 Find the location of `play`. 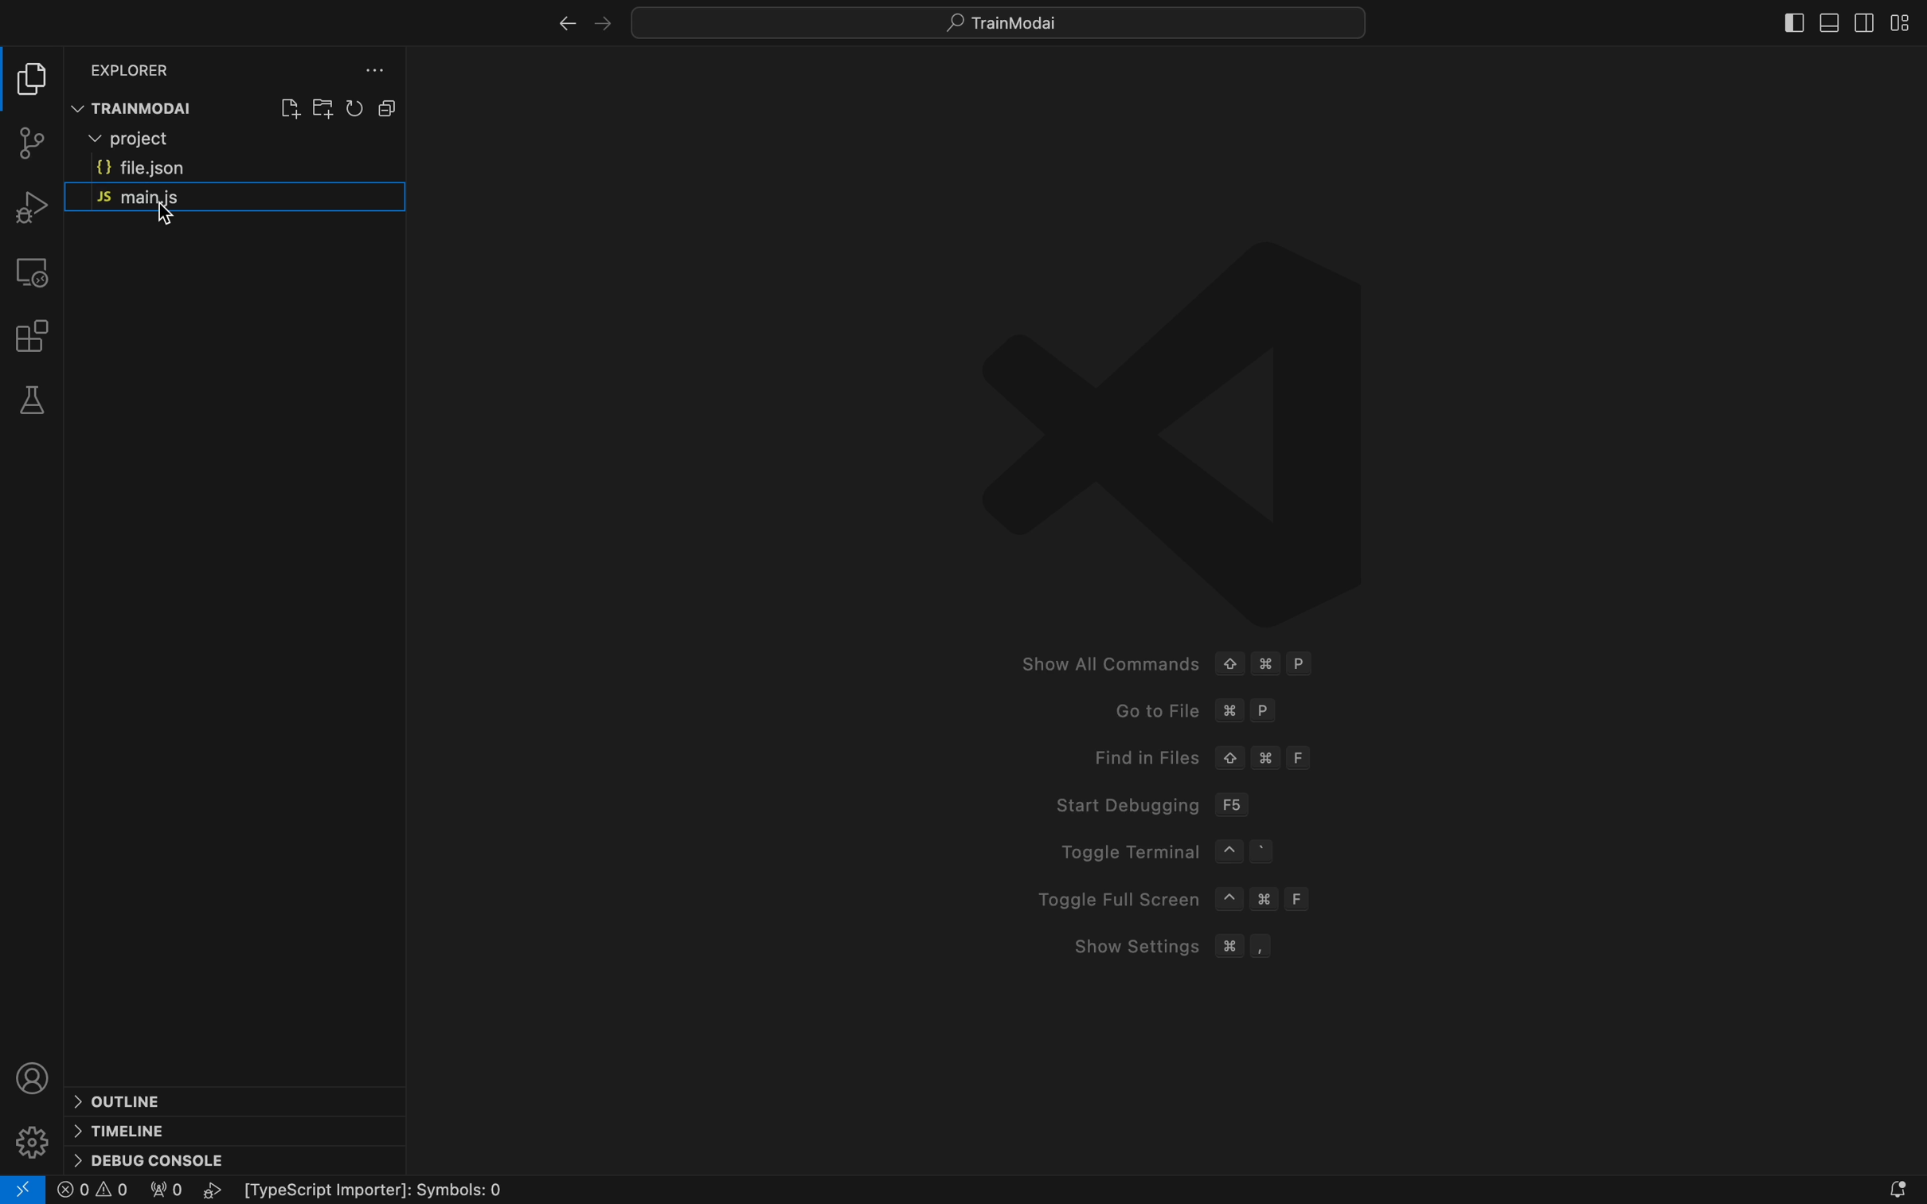

play is located at coordinates (213, 1191).